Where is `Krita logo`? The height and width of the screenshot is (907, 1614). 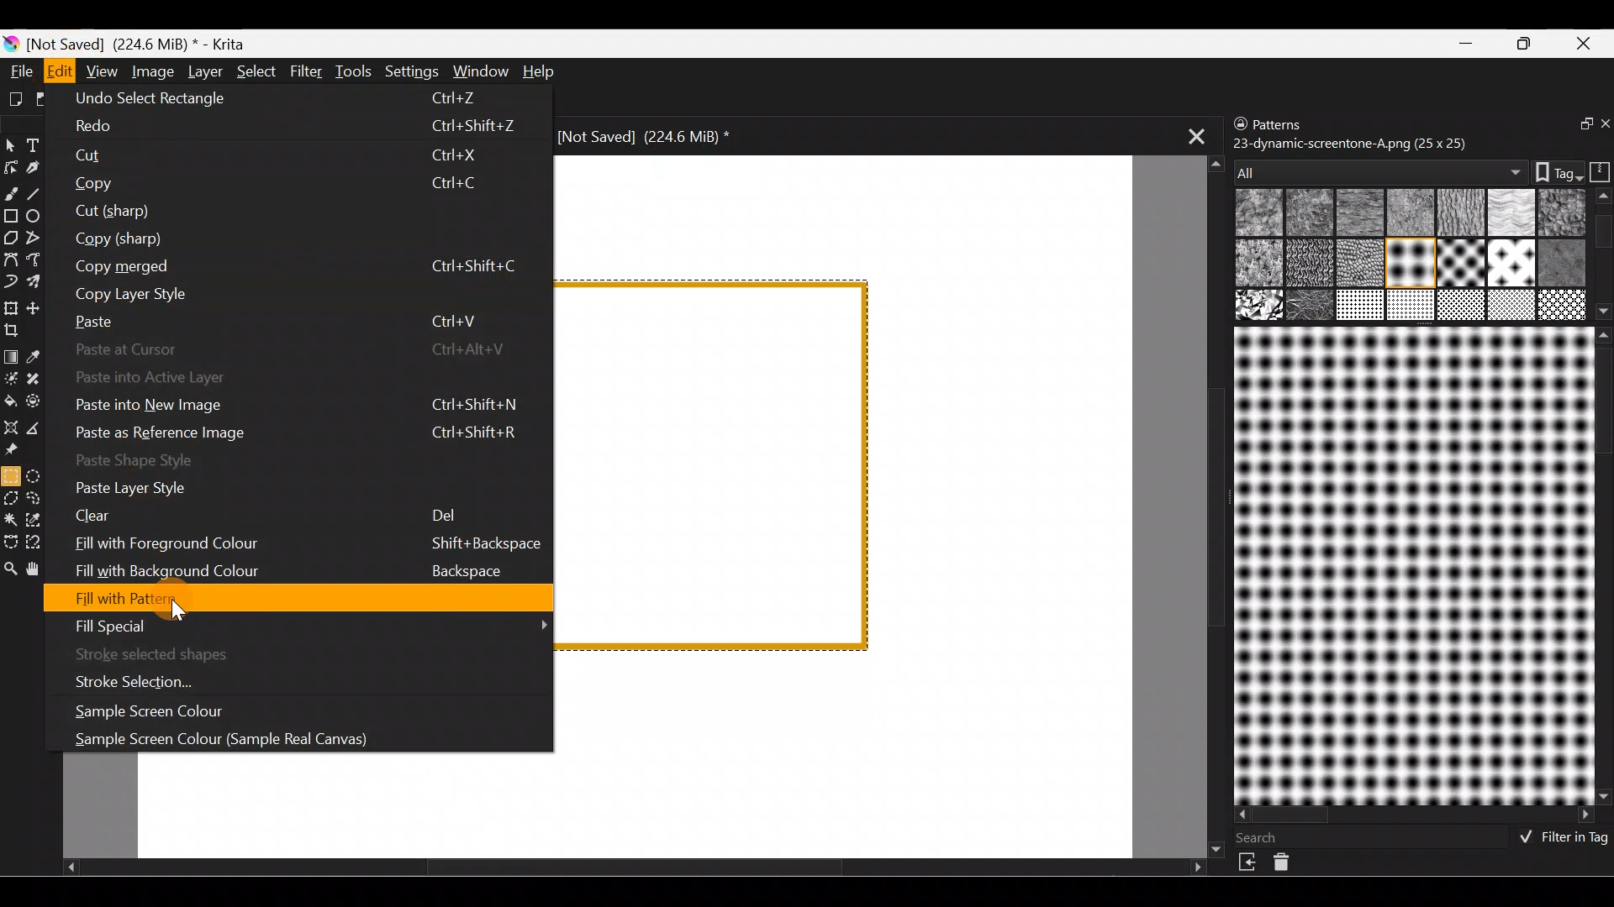 Krita logo is located at coordinates (10, 45).